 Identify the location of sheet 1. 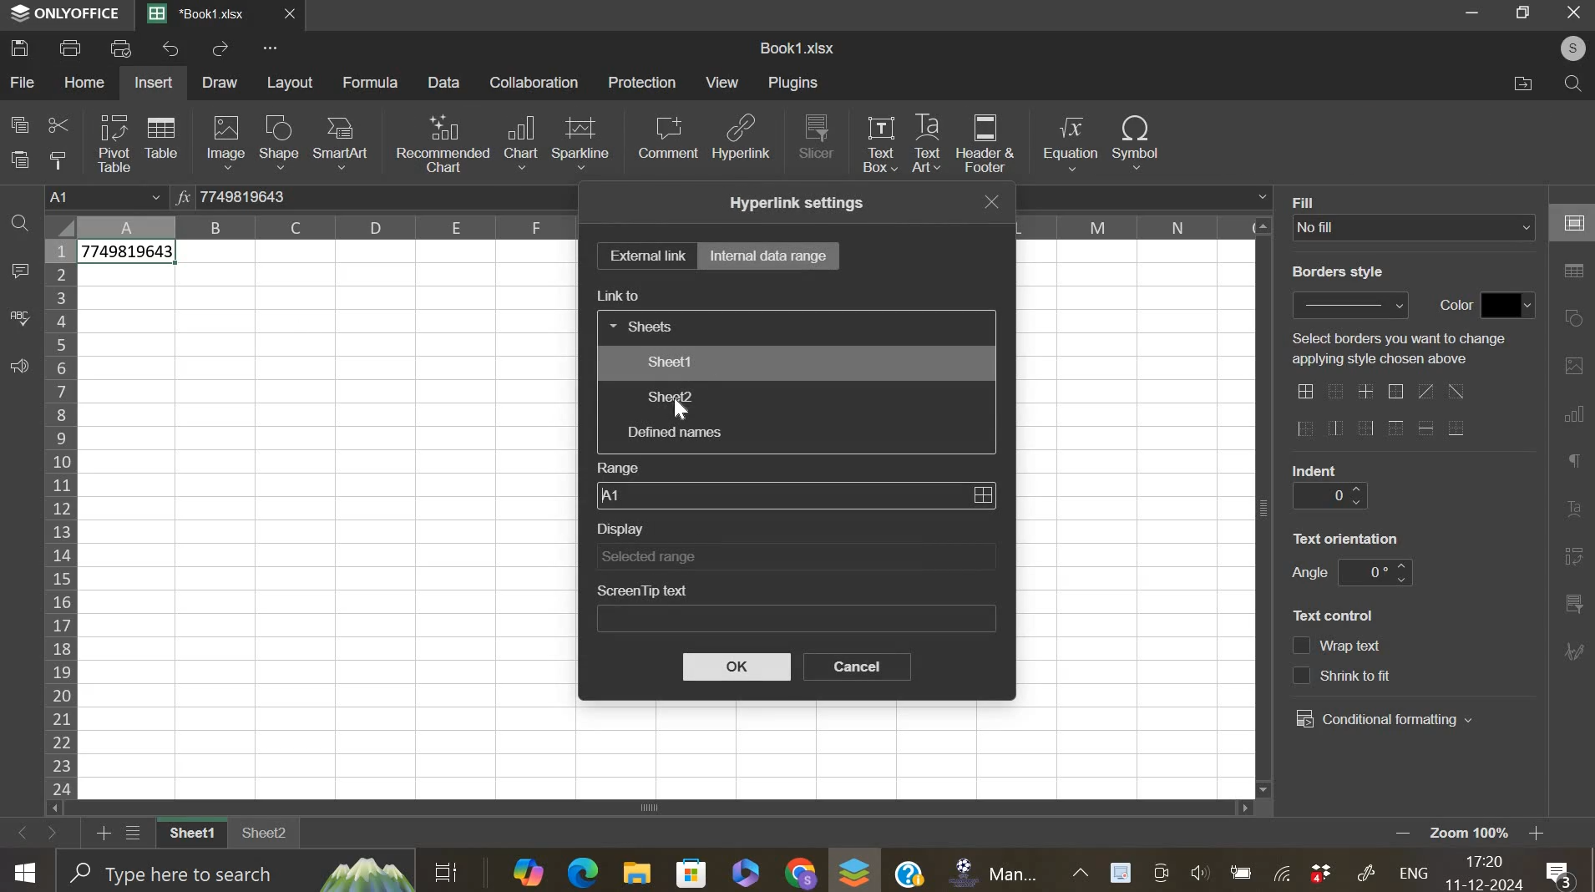
(669, 361).